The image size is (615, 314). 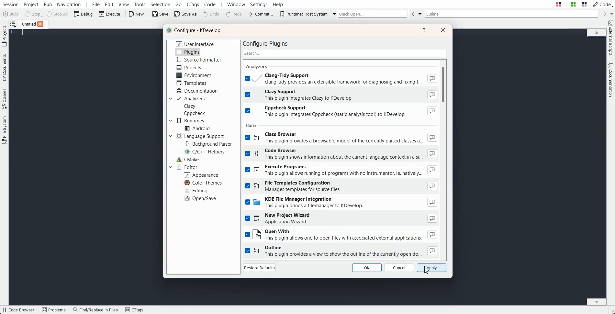 I want to click on Go forward, so click(x=604, y=14).